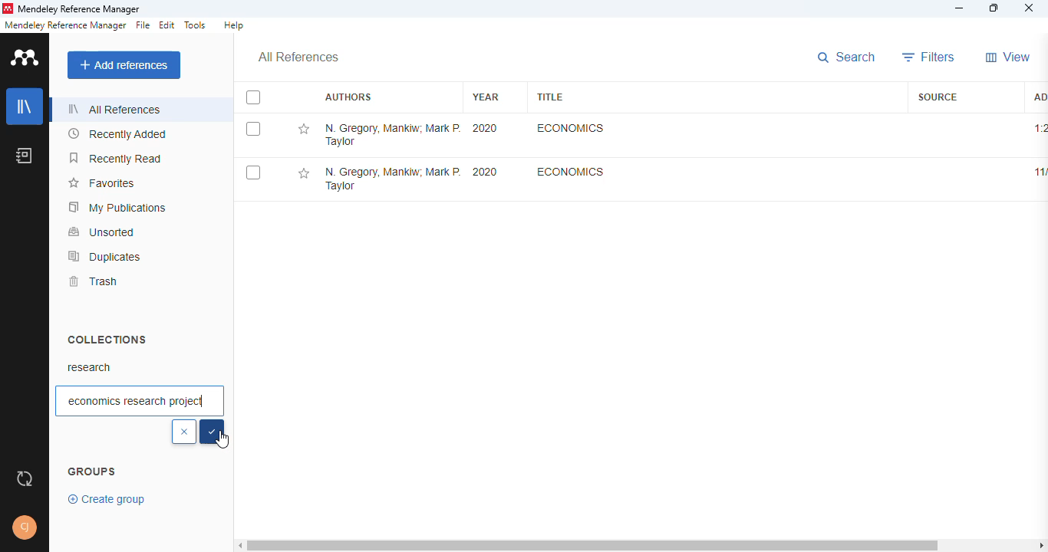 This screenshot has width=1048, height=552. What do you see at coordinates (929, 57) in the screenshot?
I see `filters` at bounding box center [929, 57].